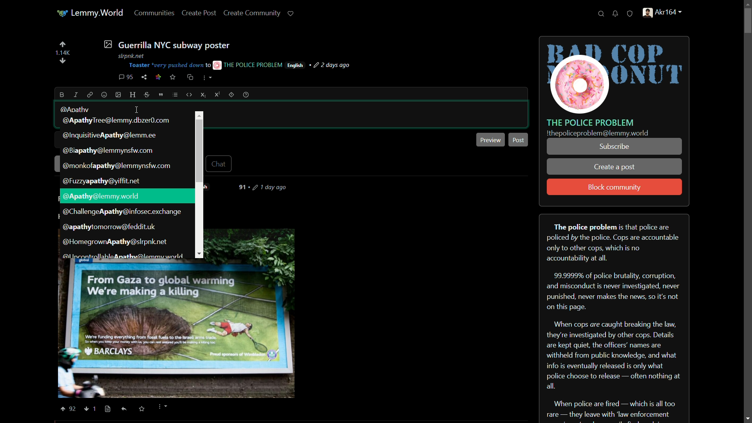  What do you see at coordinates (141, 409) in the screenshot?
I see `saved` at bounding box center [141, 409].